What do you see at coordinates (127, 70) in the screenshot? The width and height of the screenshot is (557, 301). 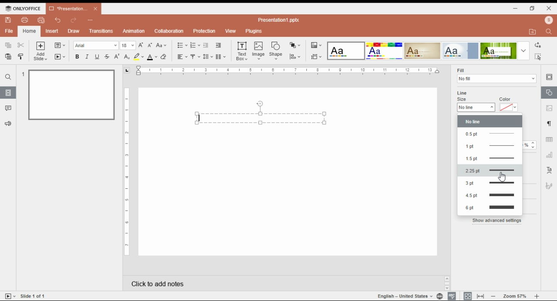 I see `page orientation` at bounding box center [127, 70].